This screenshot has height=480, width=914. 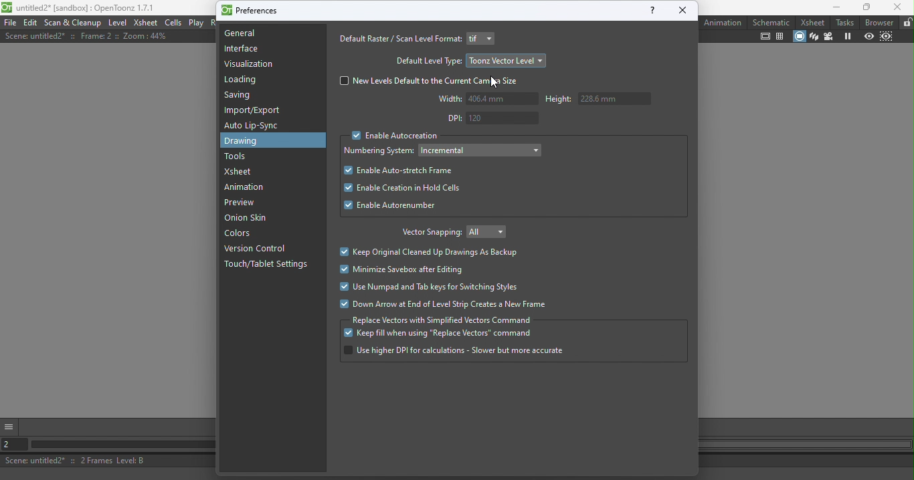 I want to click on Animation, so click(x=247, y=187).